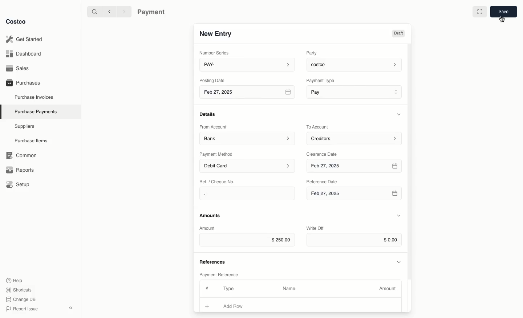 This screenshot has height=318, width=523. What do you see at coordinates (355, 91) in the screenshot?
I see `Pay` at bounding box center [355, 91].